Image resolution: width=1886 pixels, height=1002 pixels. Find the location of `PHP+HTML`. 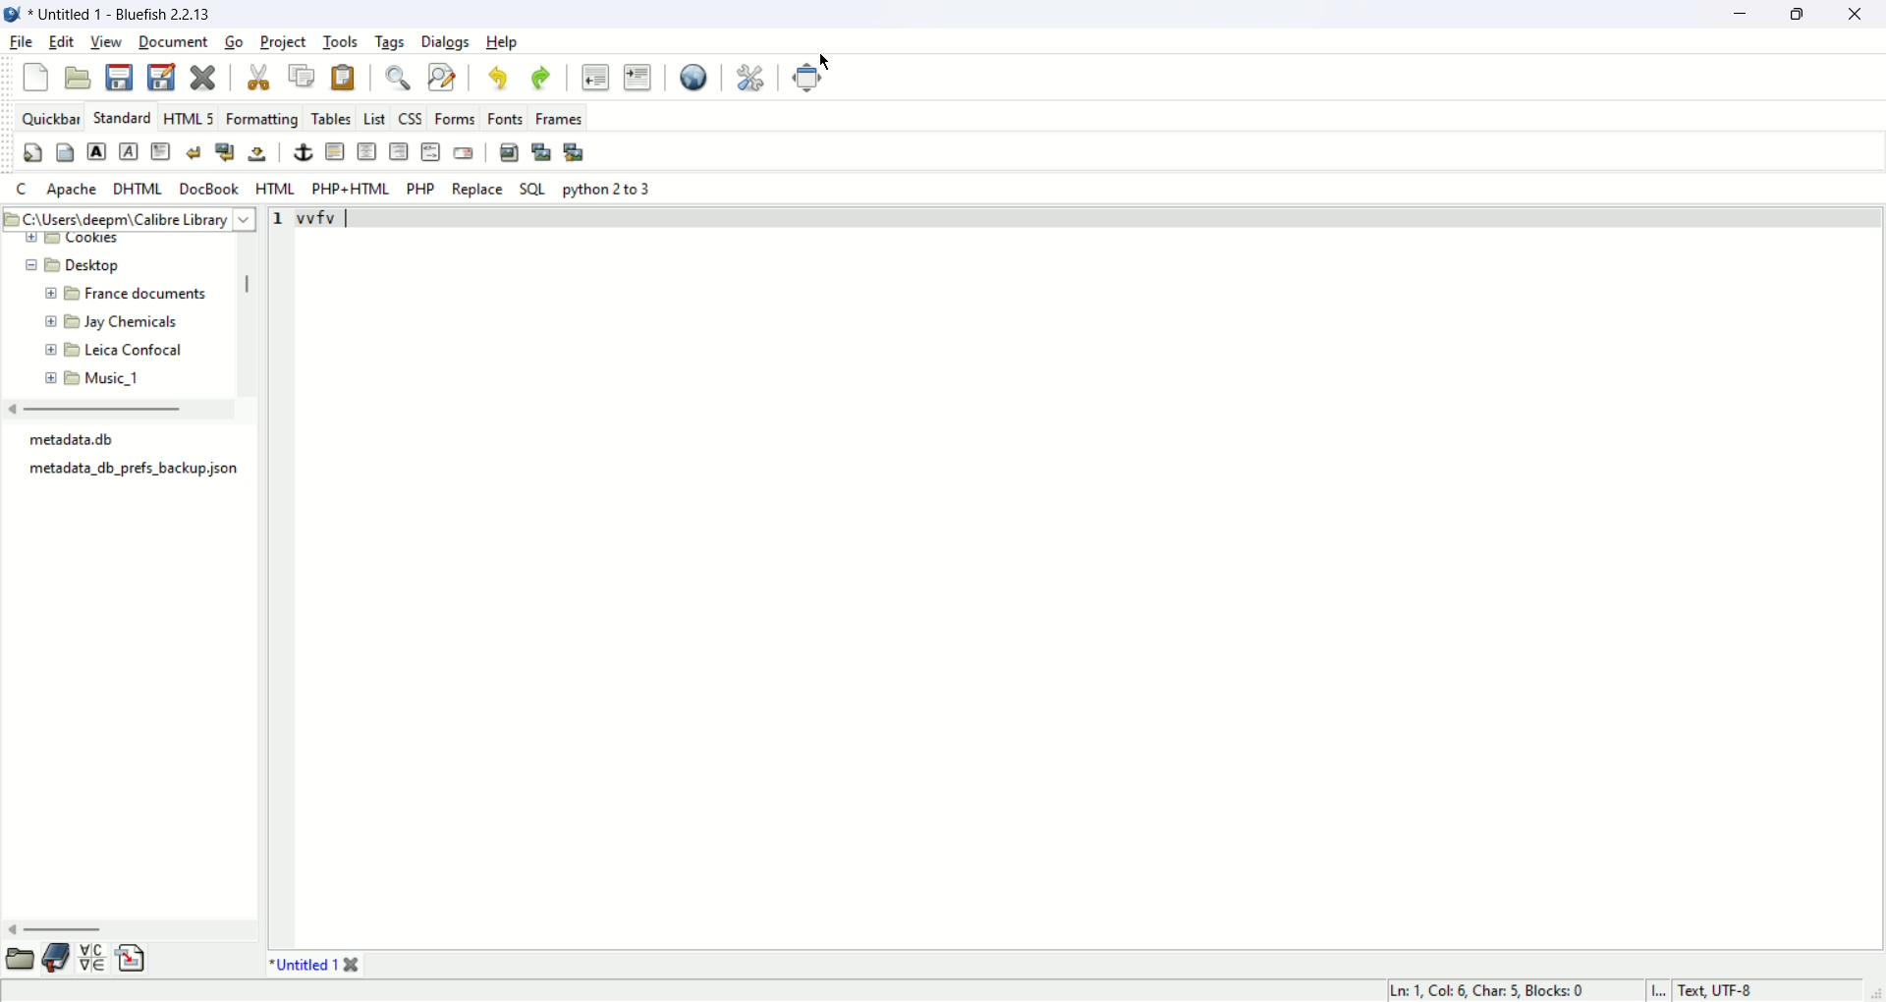

PHP+HTML is located at coordinates (352, 190).